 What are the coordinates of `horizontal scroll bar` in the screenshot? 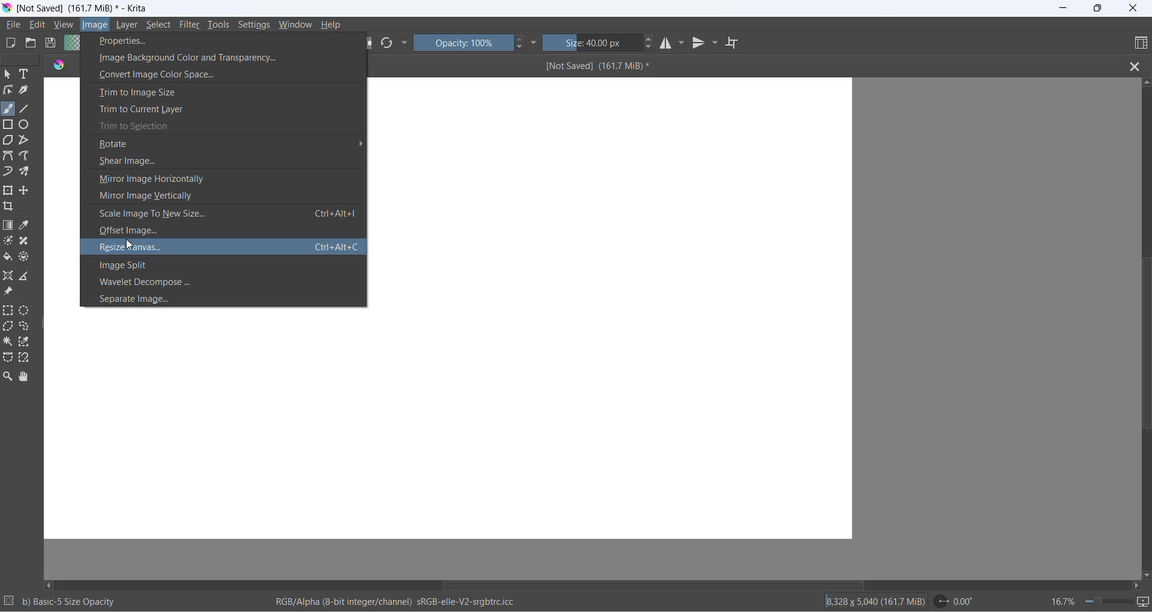 It's located at (653, 581).